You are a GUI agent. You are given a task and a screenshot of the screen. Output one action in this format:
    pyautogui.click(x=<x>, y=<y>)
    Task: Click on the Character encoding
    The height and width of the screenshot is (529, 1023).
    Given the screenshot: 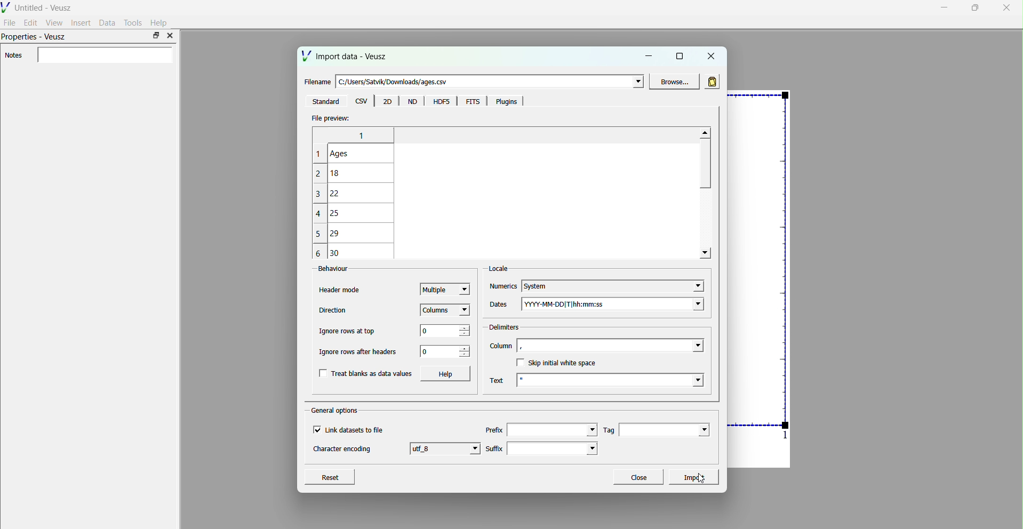 What is the action you would take?
    pyautogui.click(x=342, y=450)
    